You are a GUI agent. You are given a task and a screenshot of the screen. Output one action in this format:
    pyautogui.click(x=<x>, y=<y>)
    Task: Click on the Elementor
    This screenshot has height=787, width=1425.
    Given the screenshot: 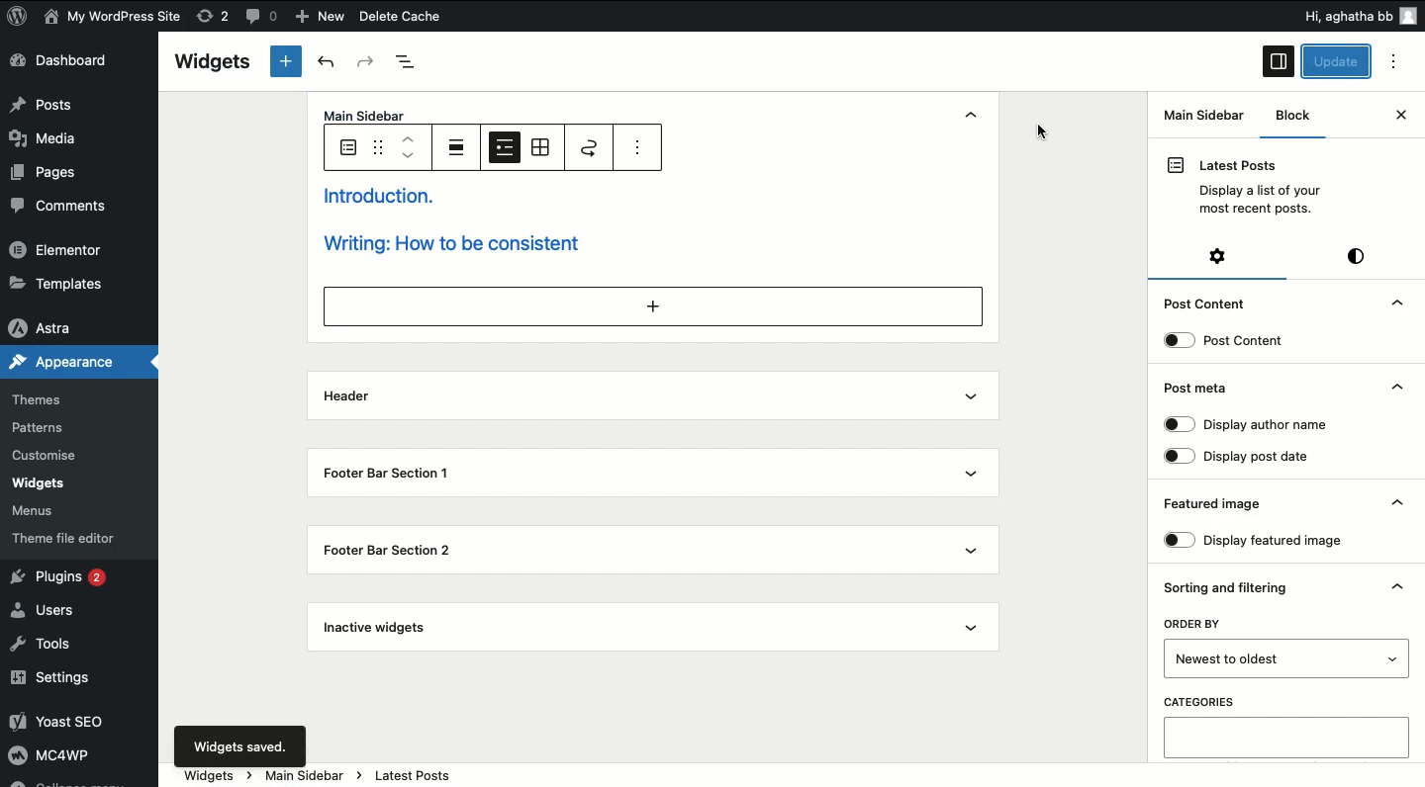 What is the action you would take?
    pyautogui.click(x=57, y=247)
    